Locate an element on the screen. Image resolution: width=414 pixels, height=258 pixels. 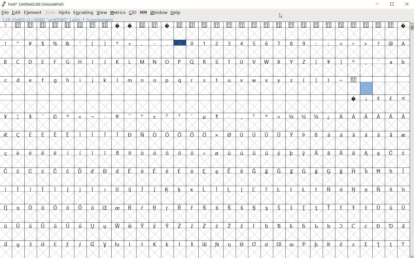
glyph is located at coordinates (154, 190).